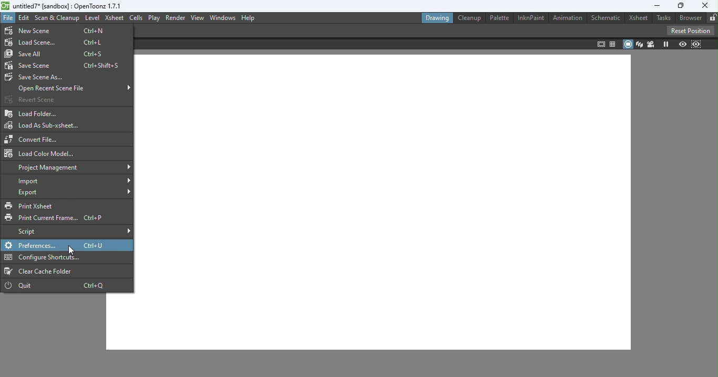 The height and width of the screenshot is (377, 718). I want to click on Preferences, so click(33, 245).